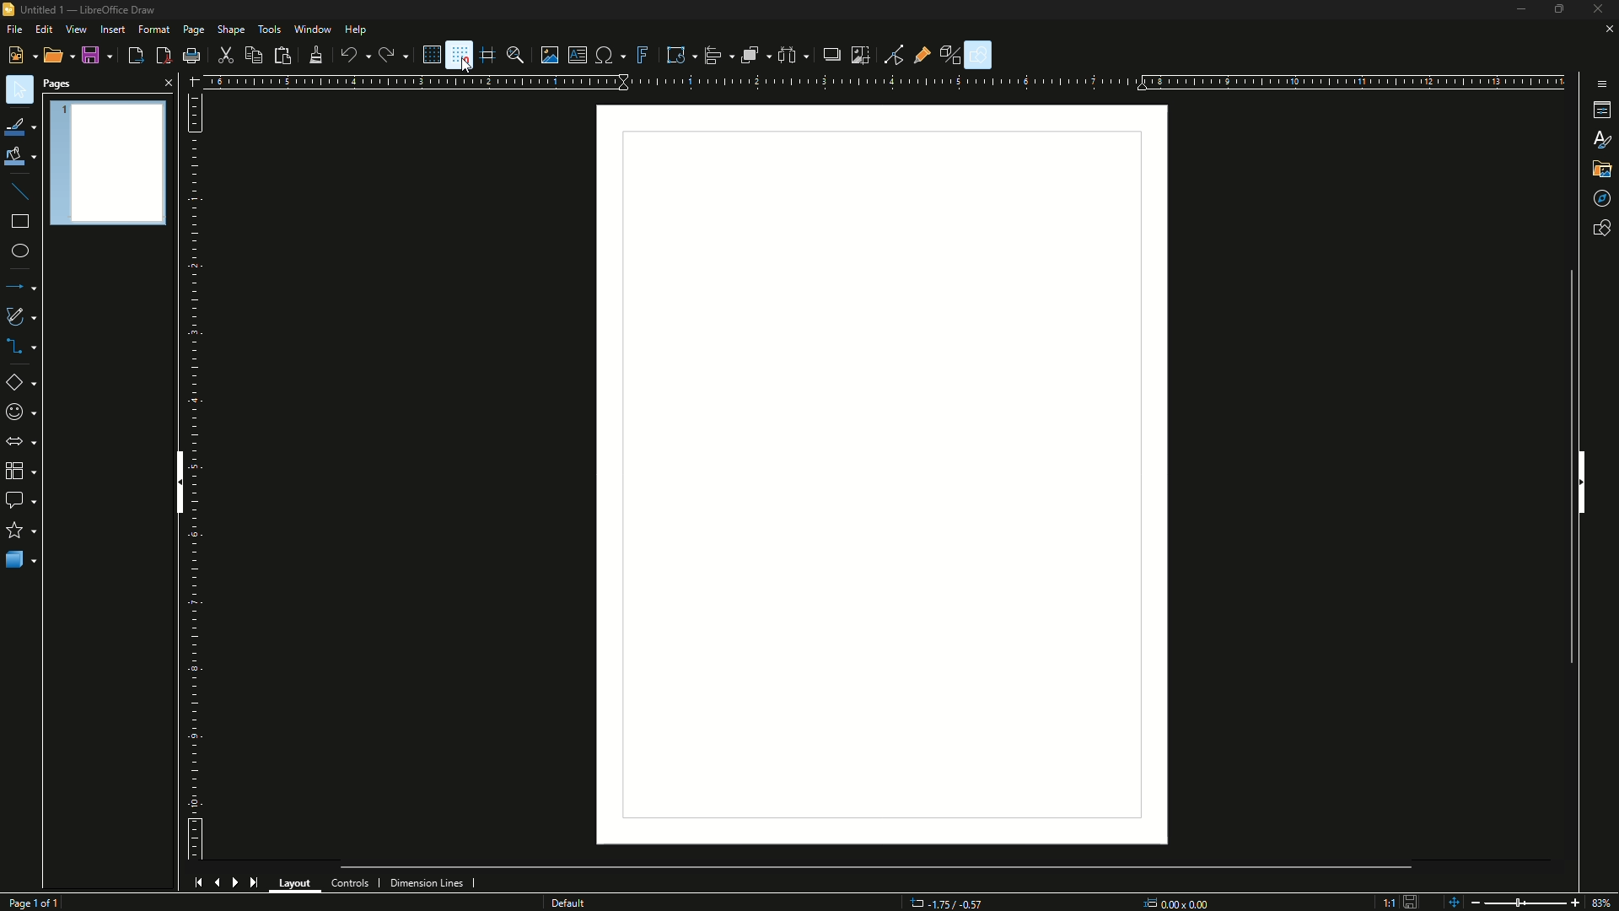  I want to click on Basic Shapes, so click(30, 382).